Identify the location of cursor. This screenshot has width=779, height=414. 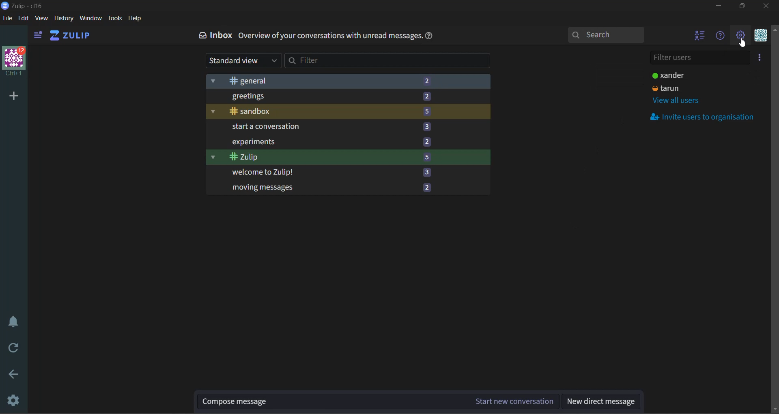
(744, 45).